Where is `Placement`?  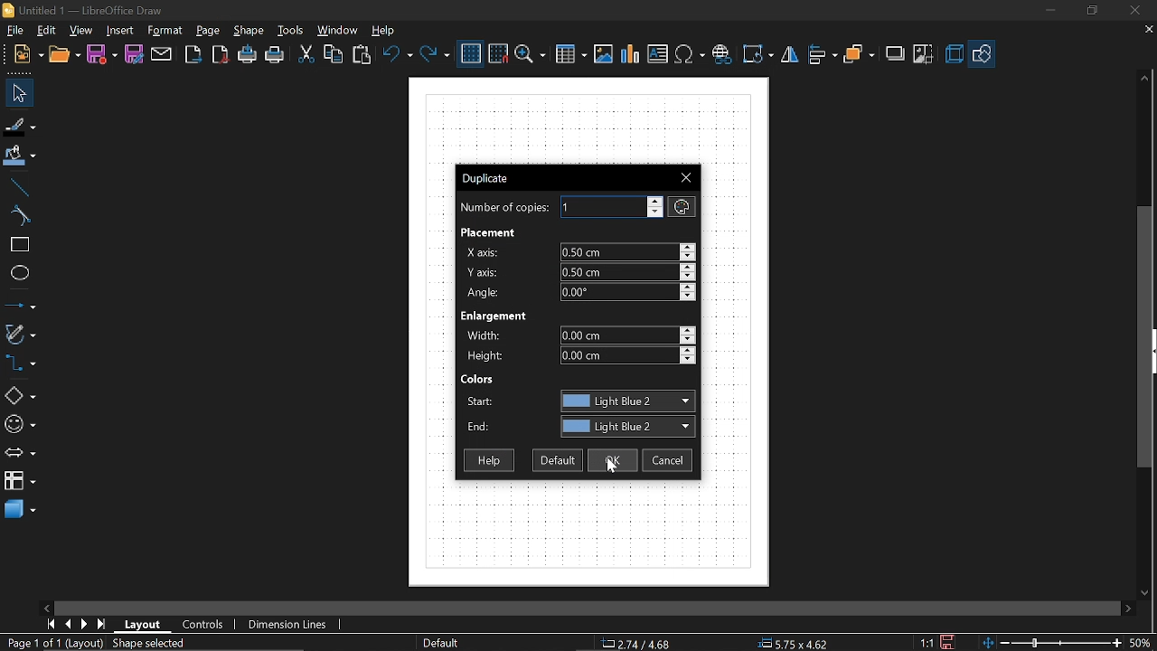
Placement is located at coordinates (490, 232).